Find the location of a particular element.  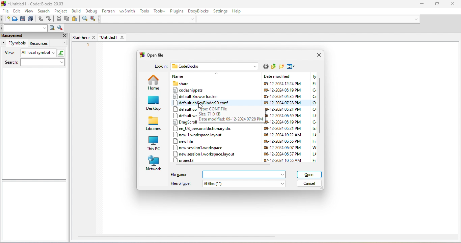

cut is located at coordinates (59, 19).